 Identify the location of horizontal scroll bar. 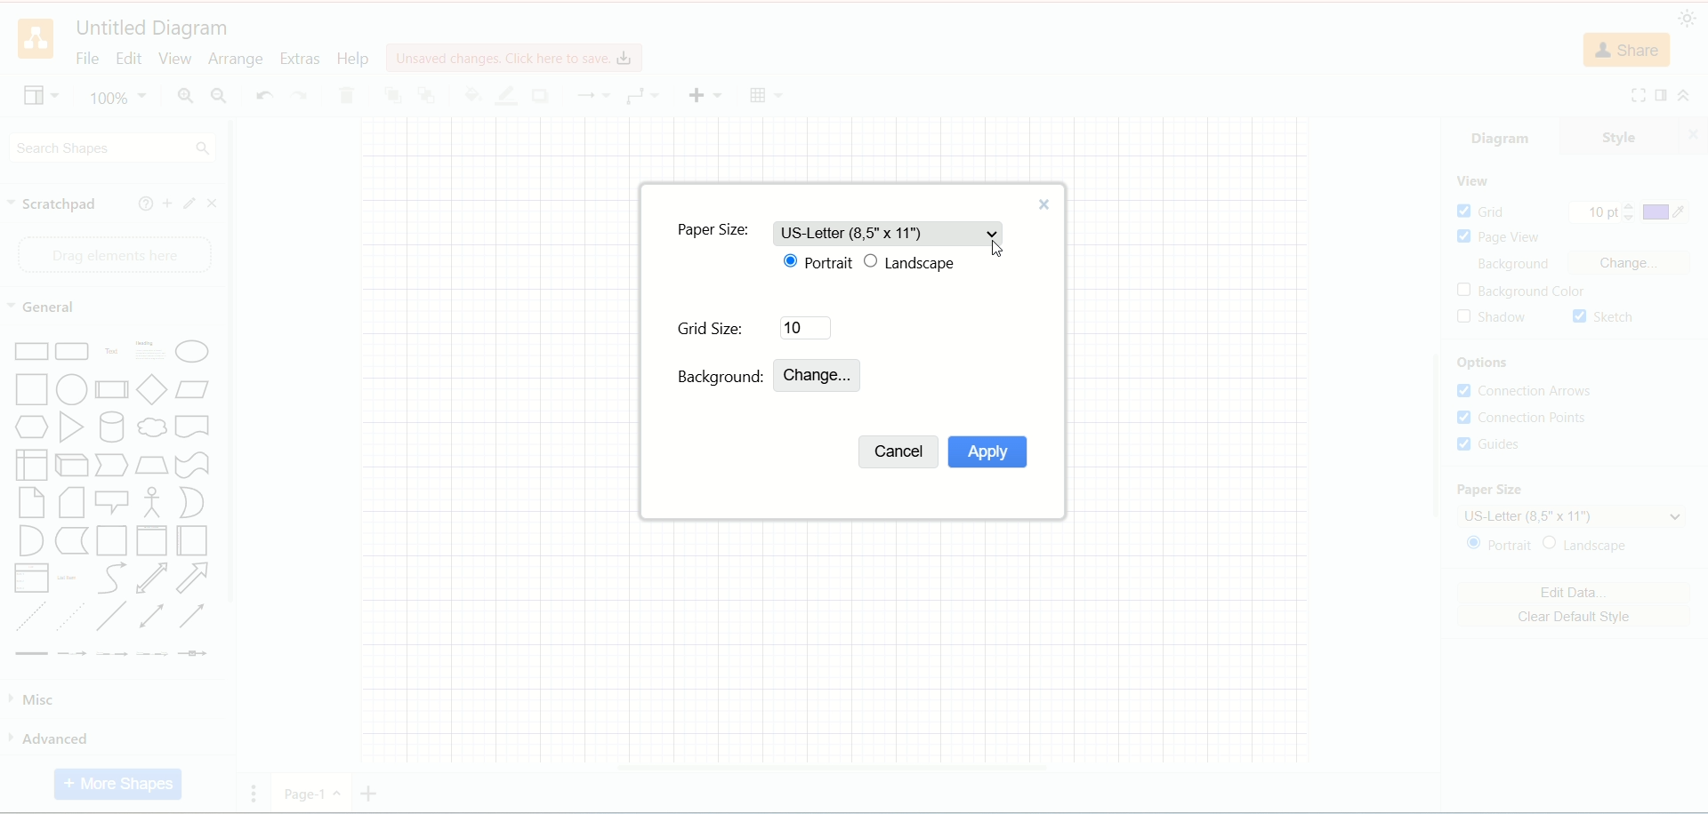
(831, 771).